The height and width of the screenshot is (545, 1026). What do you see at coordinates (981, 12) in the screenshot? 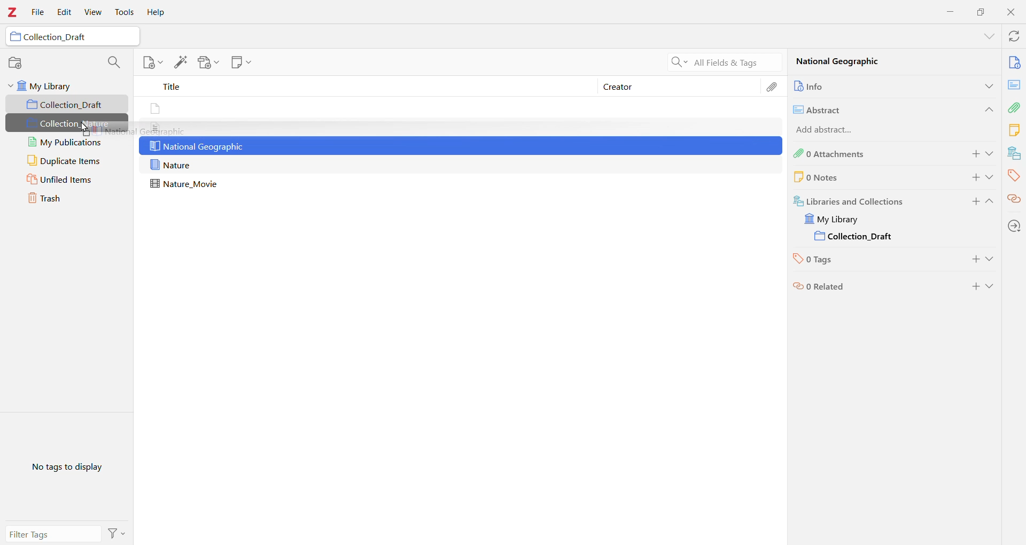
I see `Restore Down` at bounding box center [981, 12].